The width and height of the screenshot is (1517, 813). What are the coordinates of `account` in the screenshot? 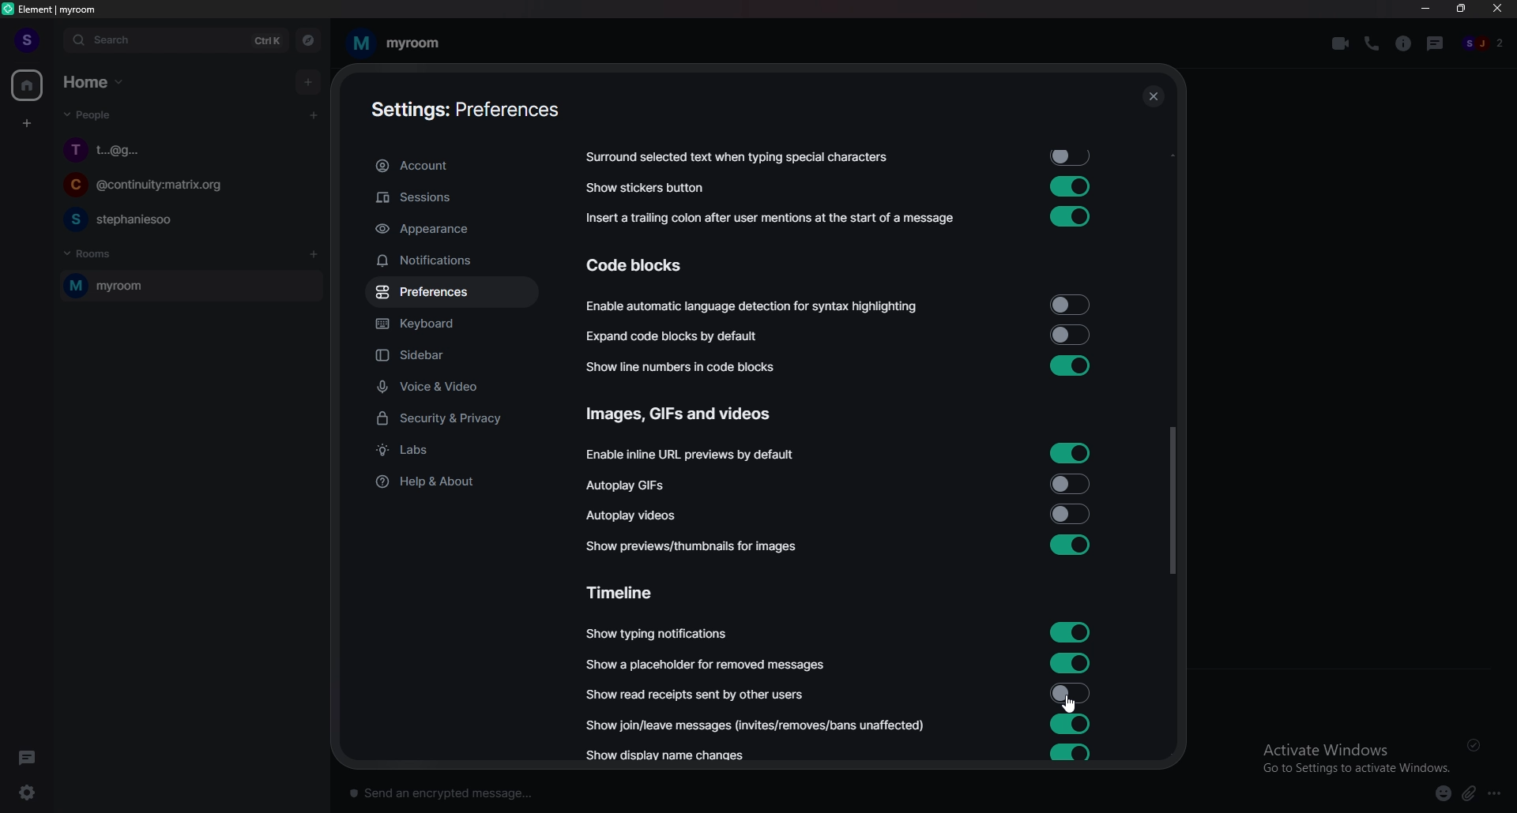 It's located at (450, 167).